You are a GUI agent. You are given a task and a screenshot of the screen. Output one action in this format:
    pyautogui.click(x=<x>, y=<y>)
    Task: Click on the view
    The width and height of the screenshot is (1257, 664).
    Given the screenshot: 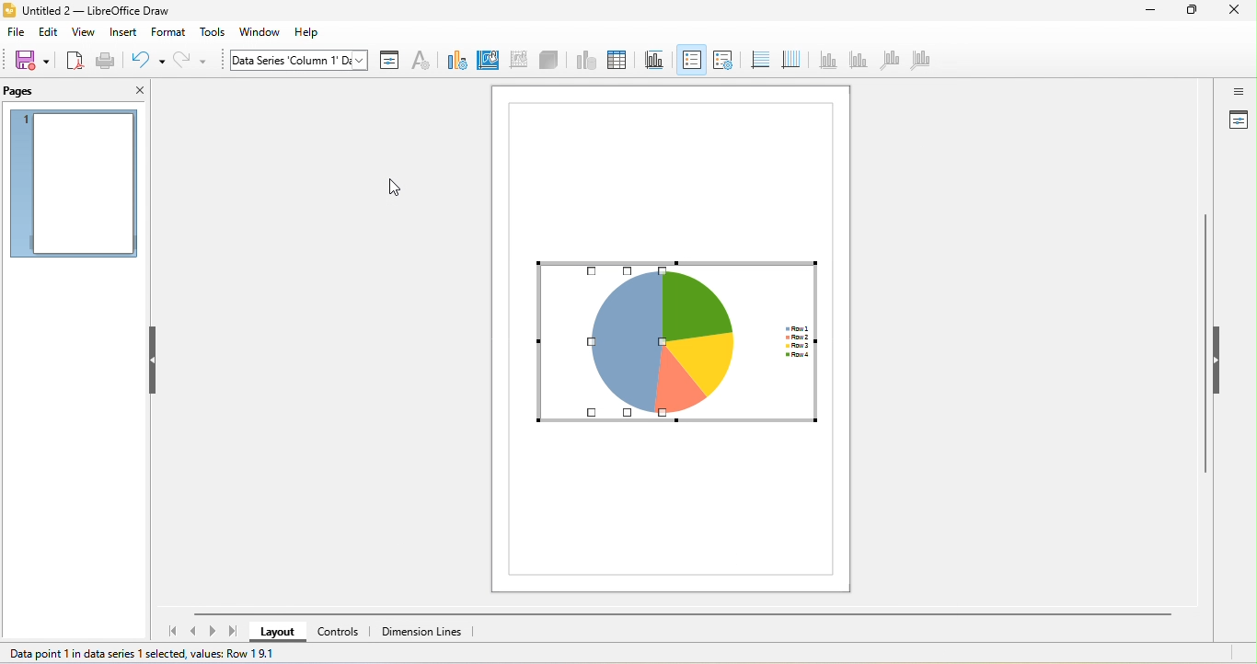 What is the action you would take?
    pyautogui.click(x=84, y=33)
    